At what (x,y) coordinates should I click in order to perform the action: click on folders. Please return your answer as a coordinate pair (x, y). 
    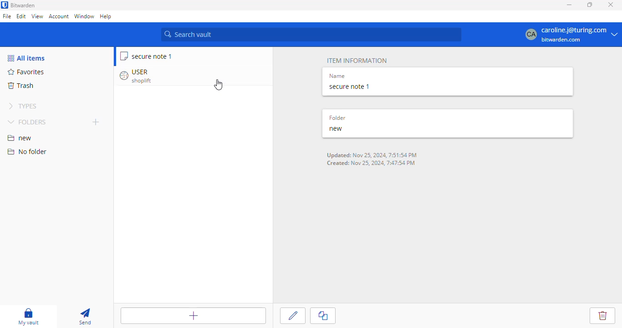
    Looking at the image, I should click on (29, 122).